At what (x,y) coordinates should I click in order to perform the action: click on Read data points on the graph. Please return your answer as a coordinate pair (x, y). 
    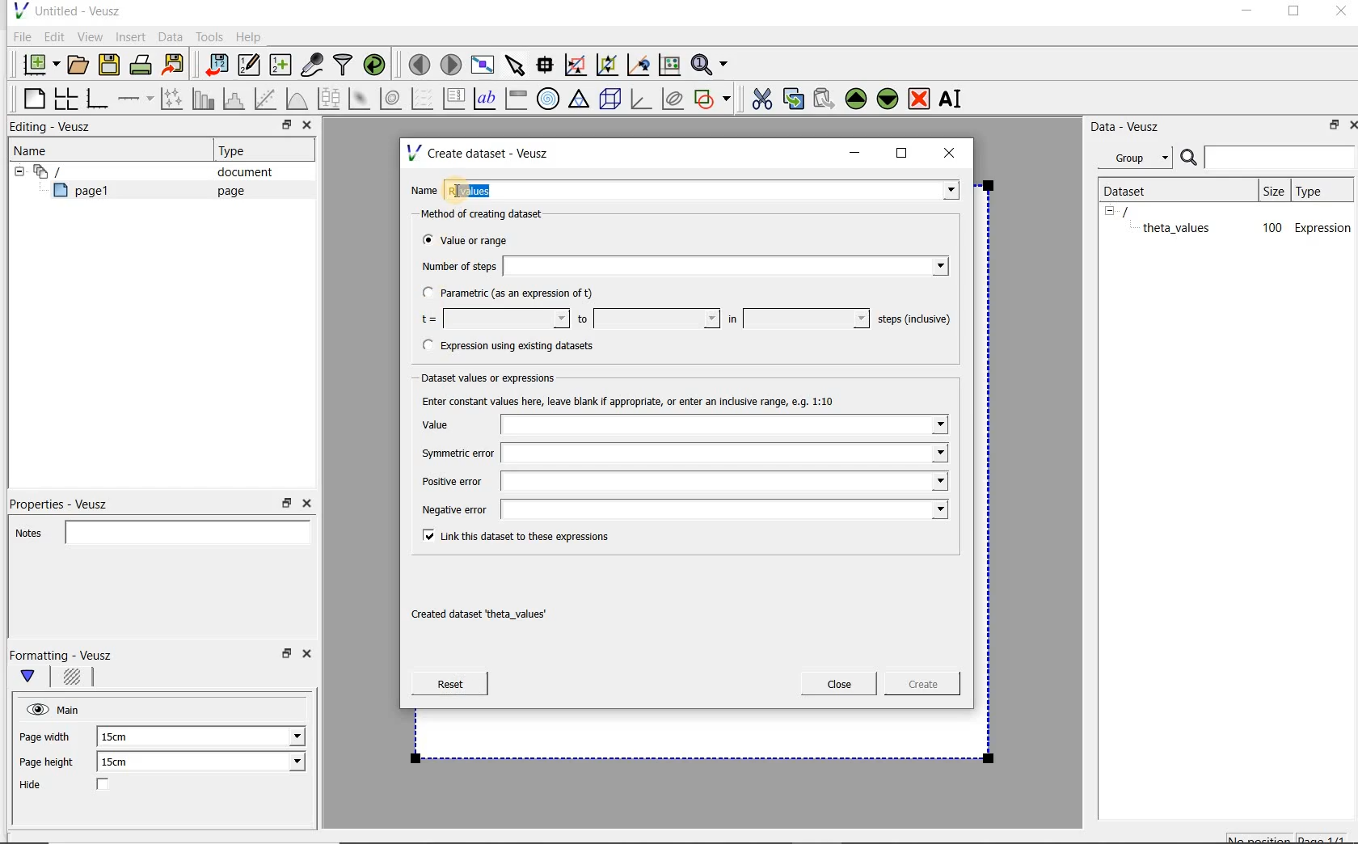
    Looking at the image, I should click on (547, 65).